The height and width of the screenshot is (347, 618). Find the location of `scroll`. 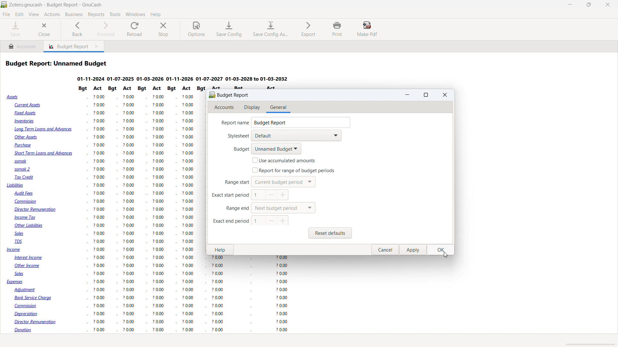

scroll is located at coordinates (589, 344).